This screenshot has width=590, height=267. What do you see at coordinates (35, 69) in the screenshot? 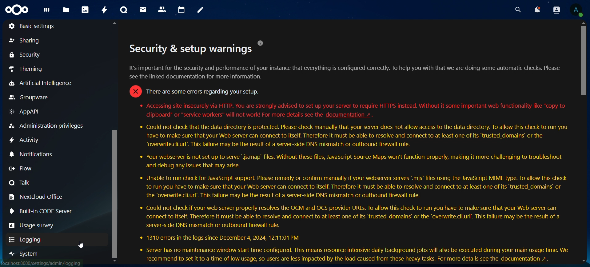
I see `theming` at bounding box center [35, 69].